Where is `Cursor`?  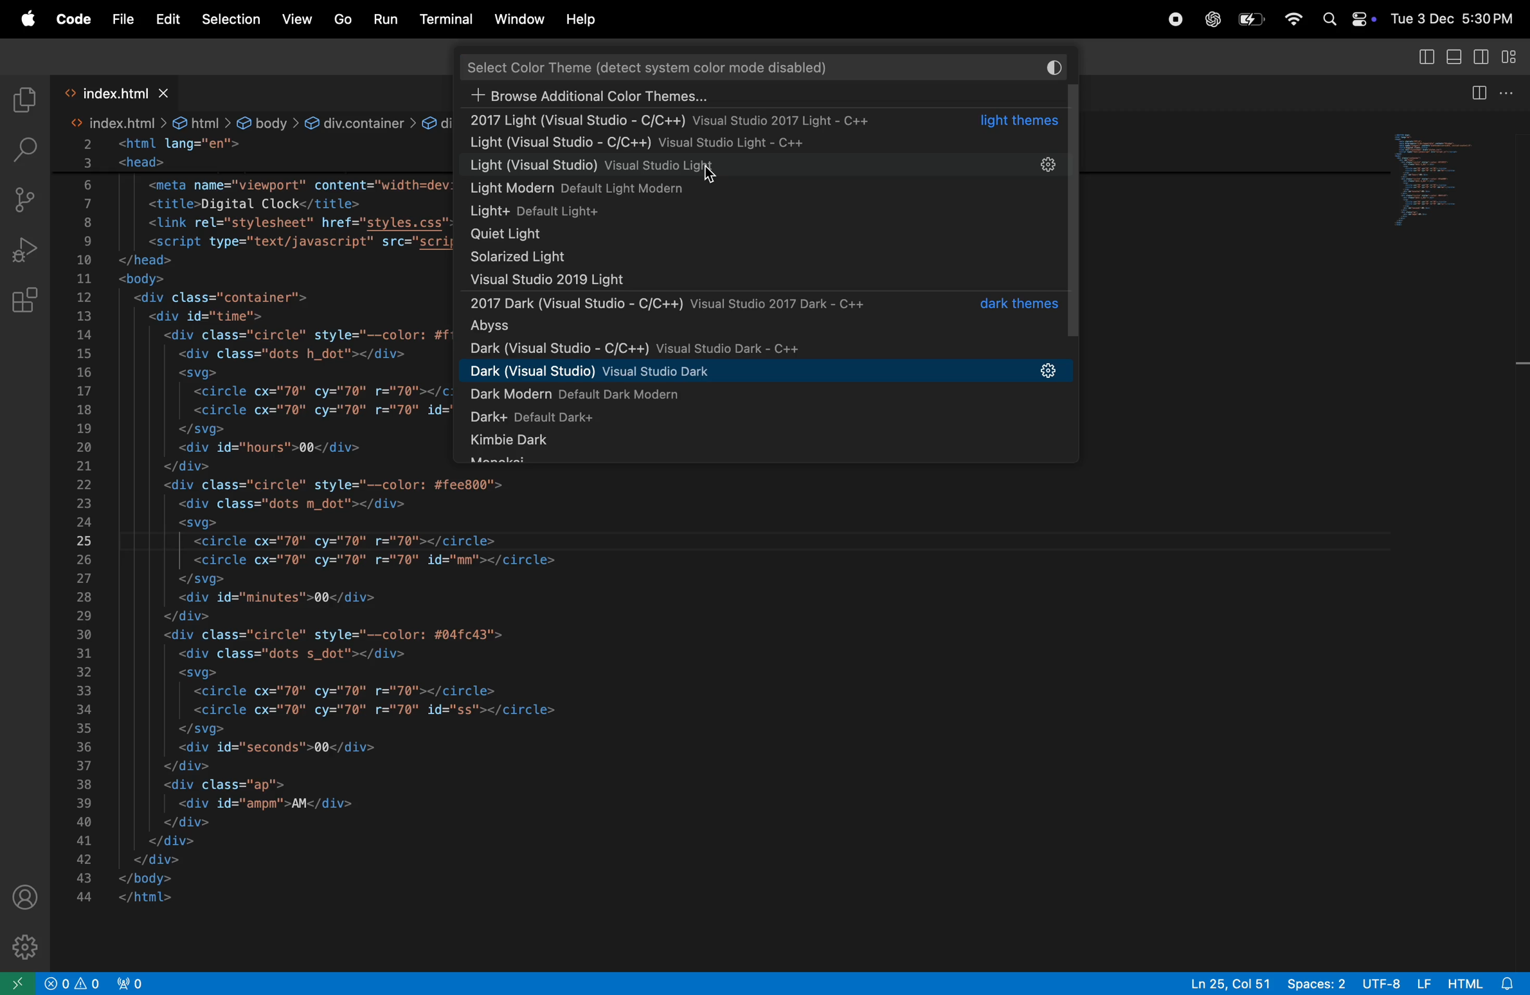
Cursor is located at coordinates (711, 177).